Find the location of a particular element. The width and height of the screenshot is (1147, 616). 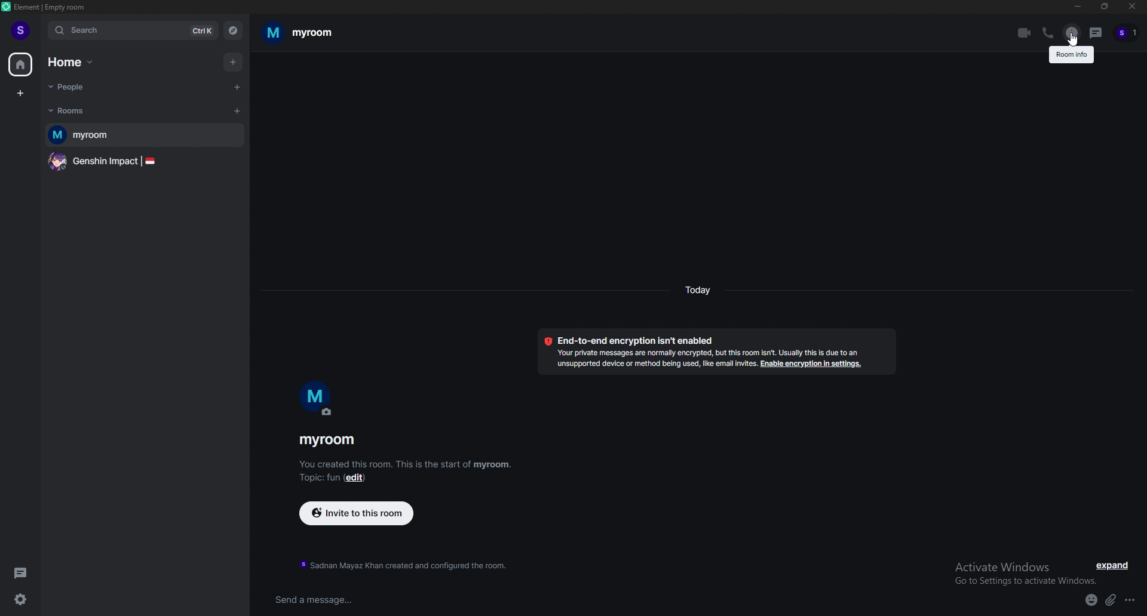

topic: fun is located at coordinates (318, 479).